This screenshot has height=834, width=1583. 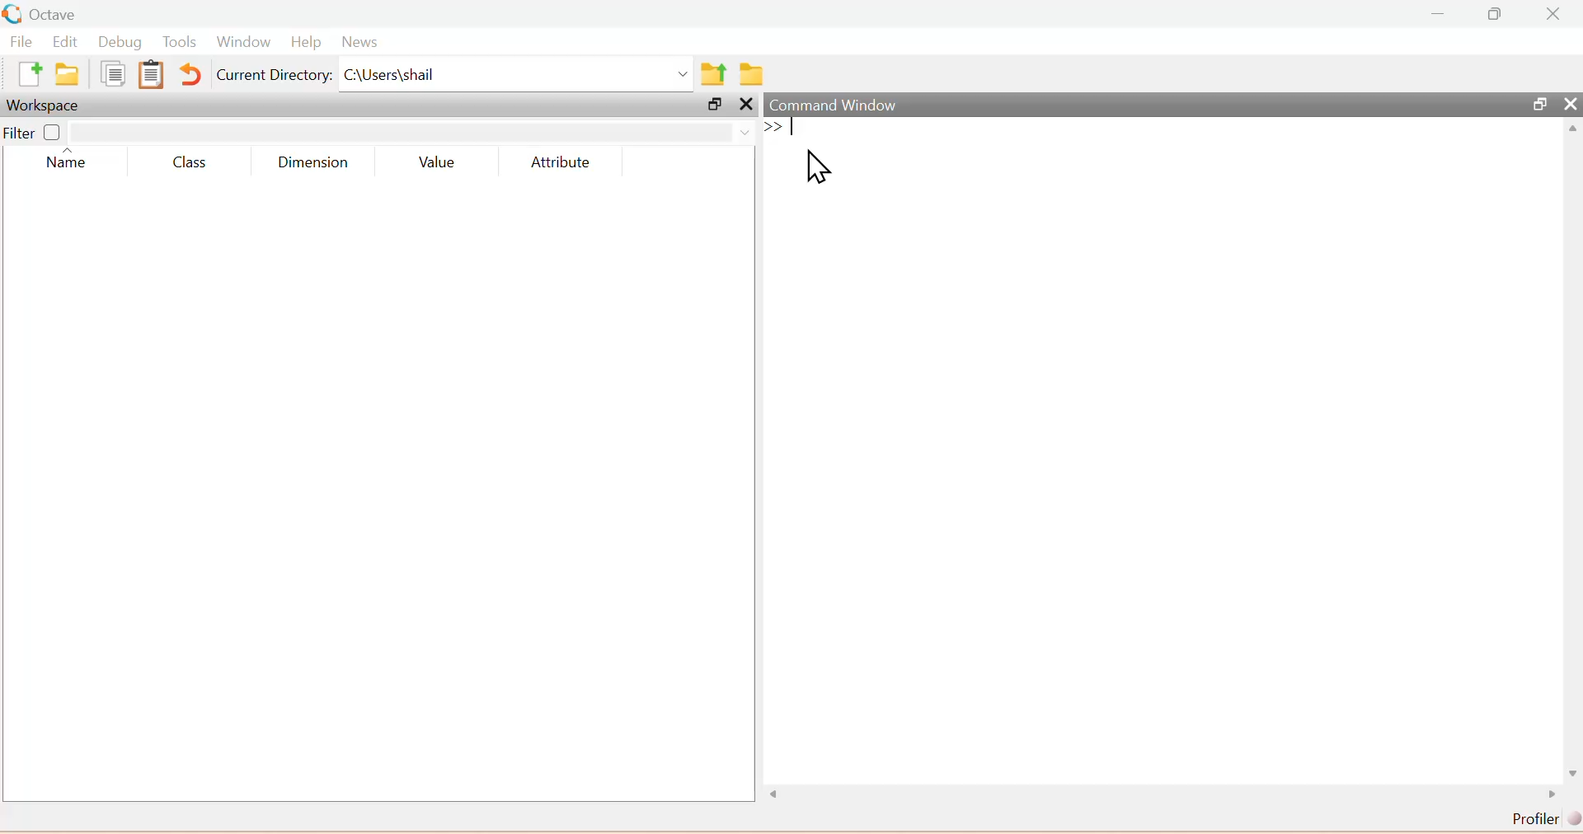 What do you see at coordinates (746, 104) in the screenshot?
I see `` at bounding box center [746, 104].